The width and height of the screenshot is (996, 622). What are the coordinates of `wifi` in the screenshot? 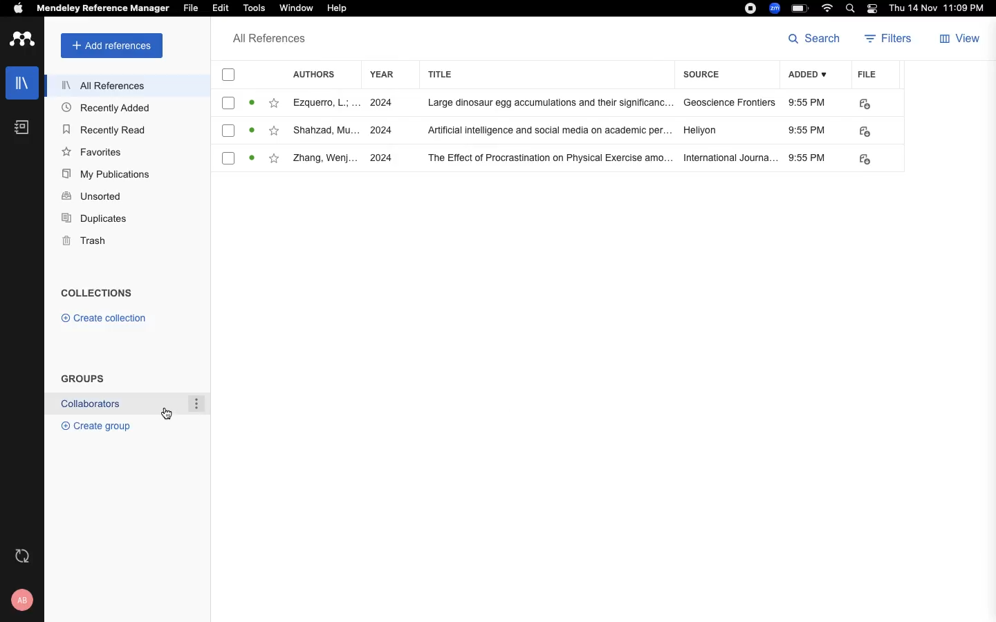 It's located at (829, 8).